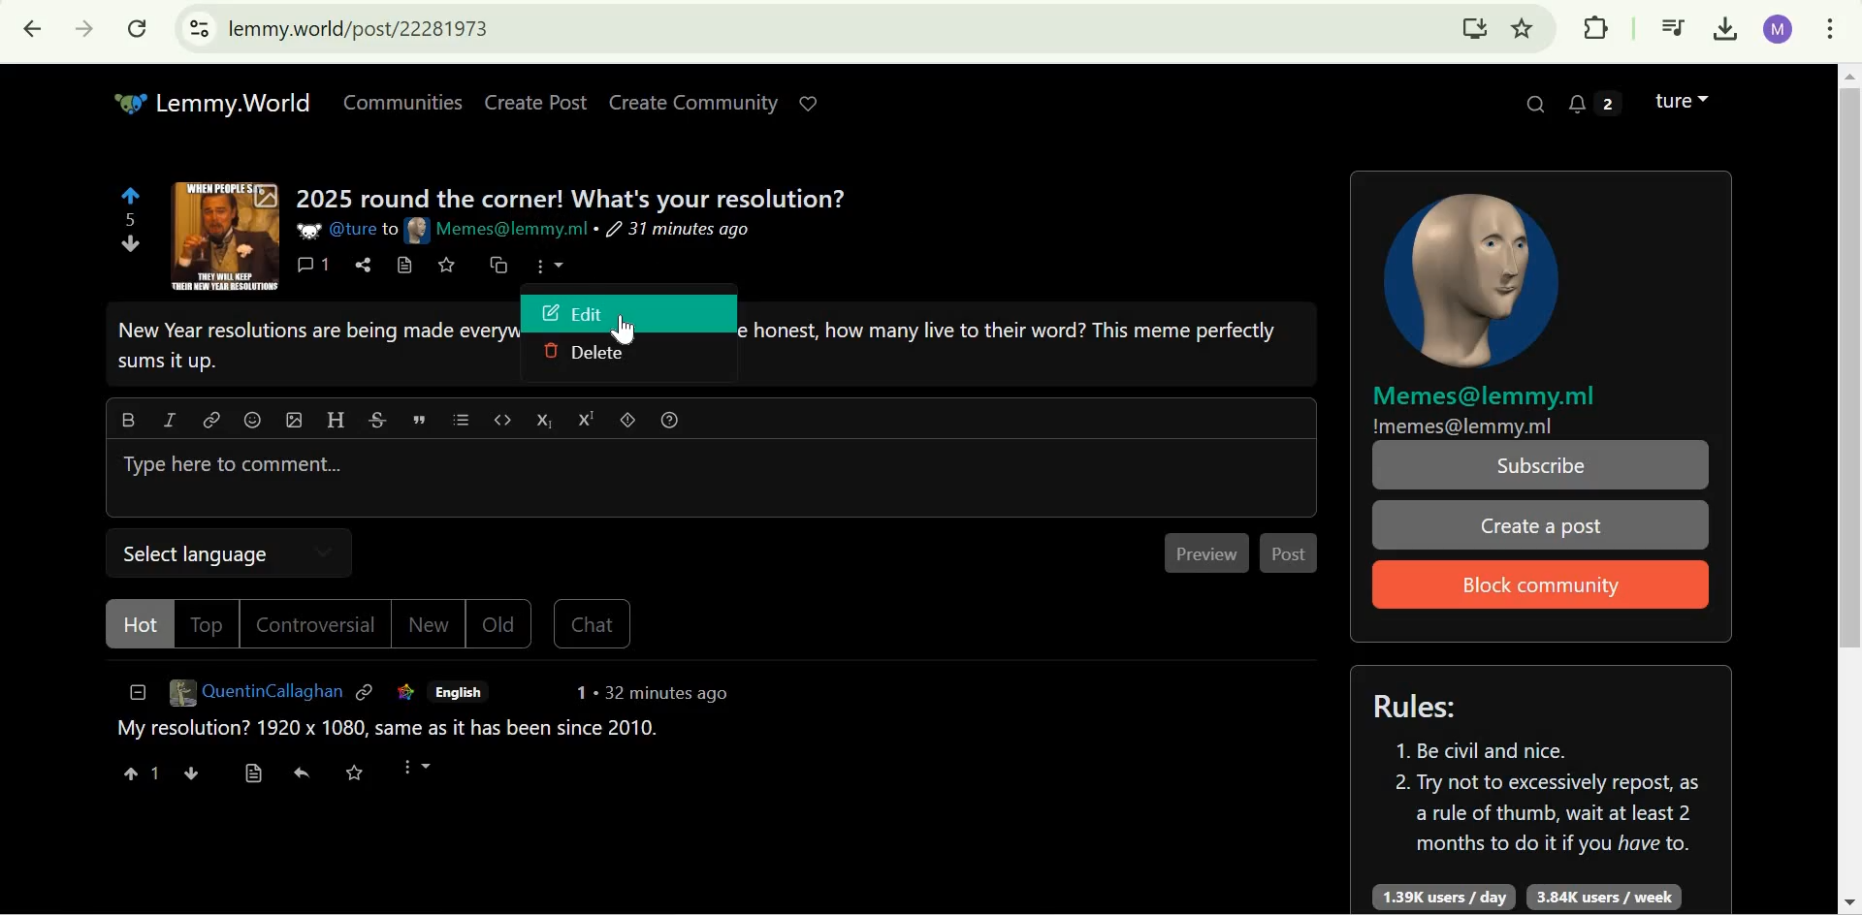 This screenshot has width=1862, height=915. Describe the element at coordinates (545, 265) in the screenshot. I see `more` at that location.